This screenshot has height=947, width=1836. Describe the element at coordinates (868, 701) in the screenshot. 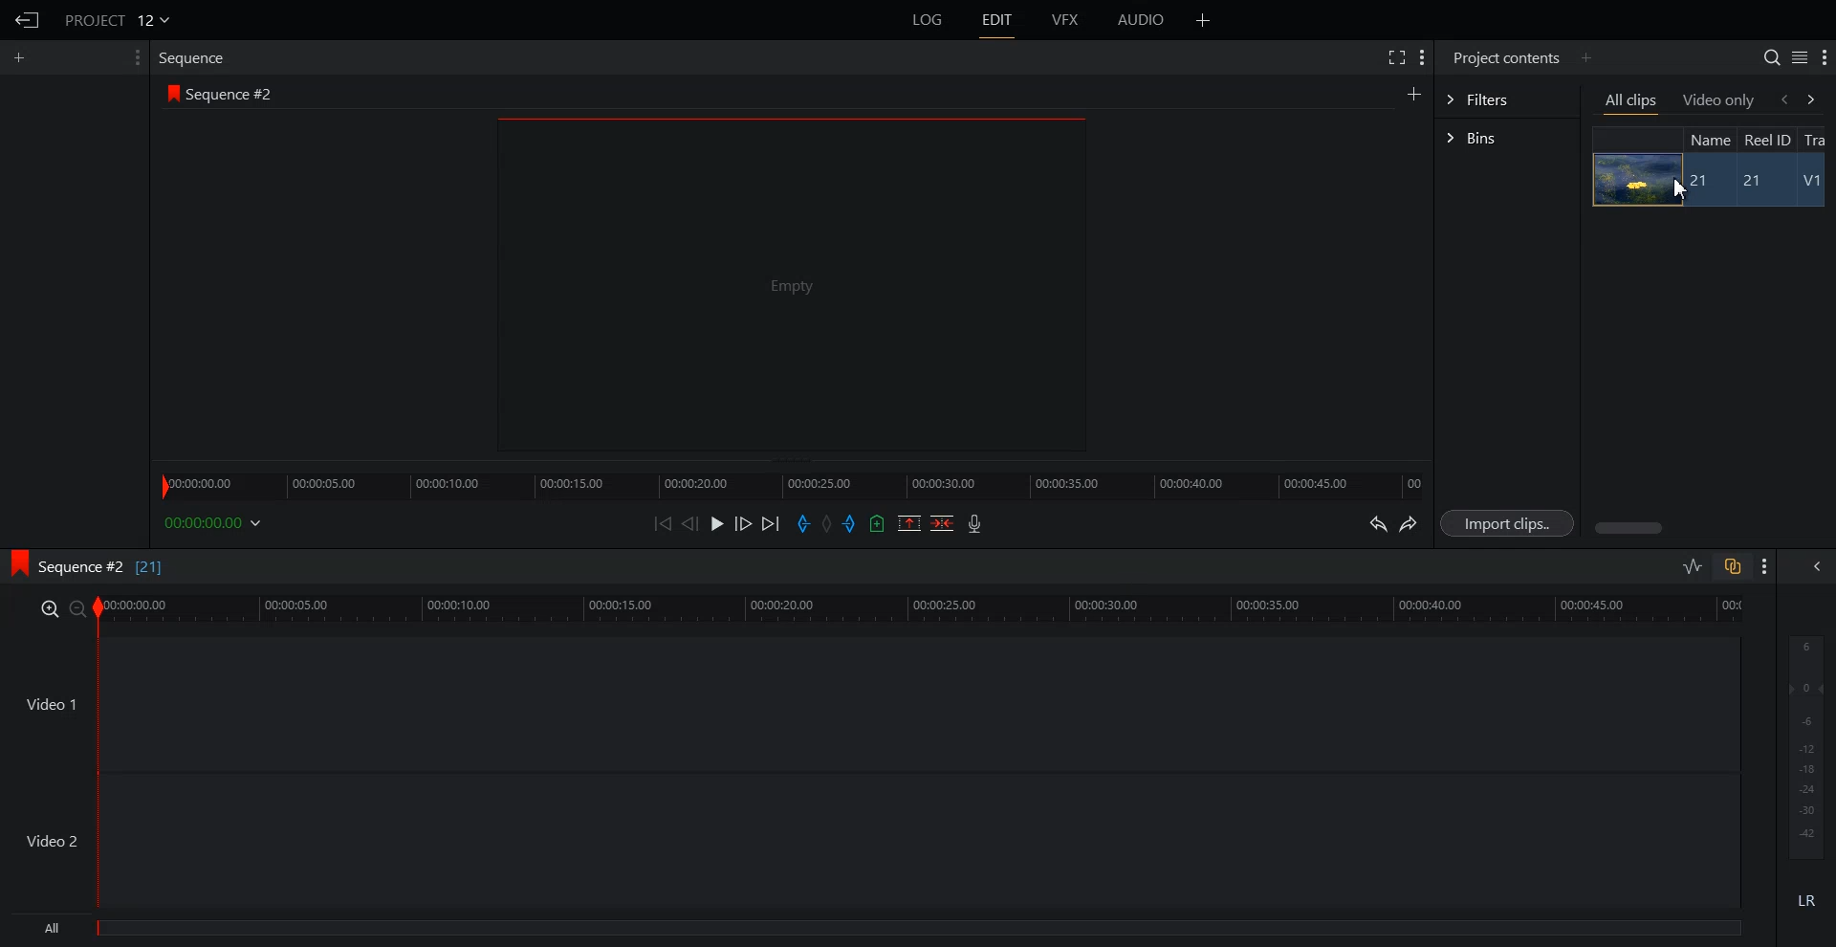

I see `video 1` at that location.